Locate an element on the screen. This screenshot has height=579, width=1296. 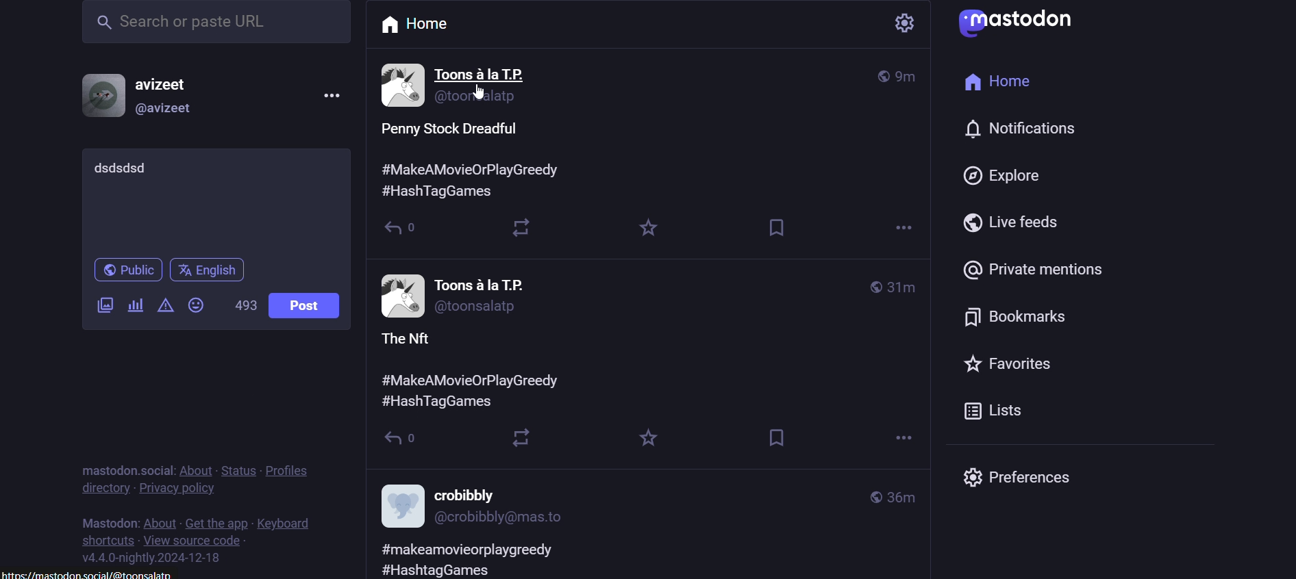
language is located at coordinates (208, 271).